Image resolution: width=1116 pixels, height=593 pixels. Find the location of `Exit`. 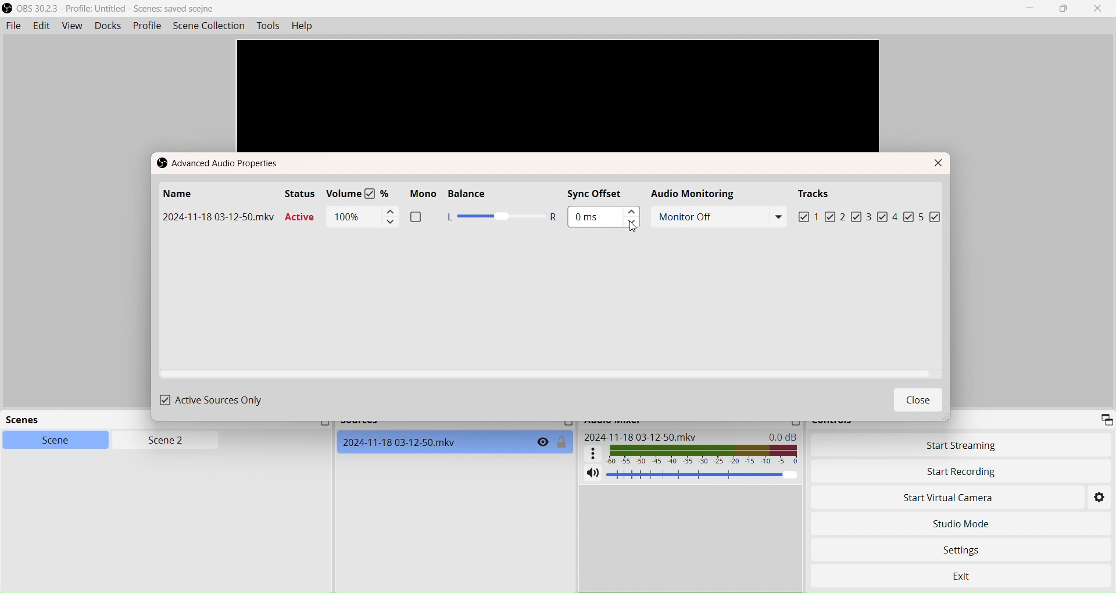

Exit is located at coordinates (975, 572).